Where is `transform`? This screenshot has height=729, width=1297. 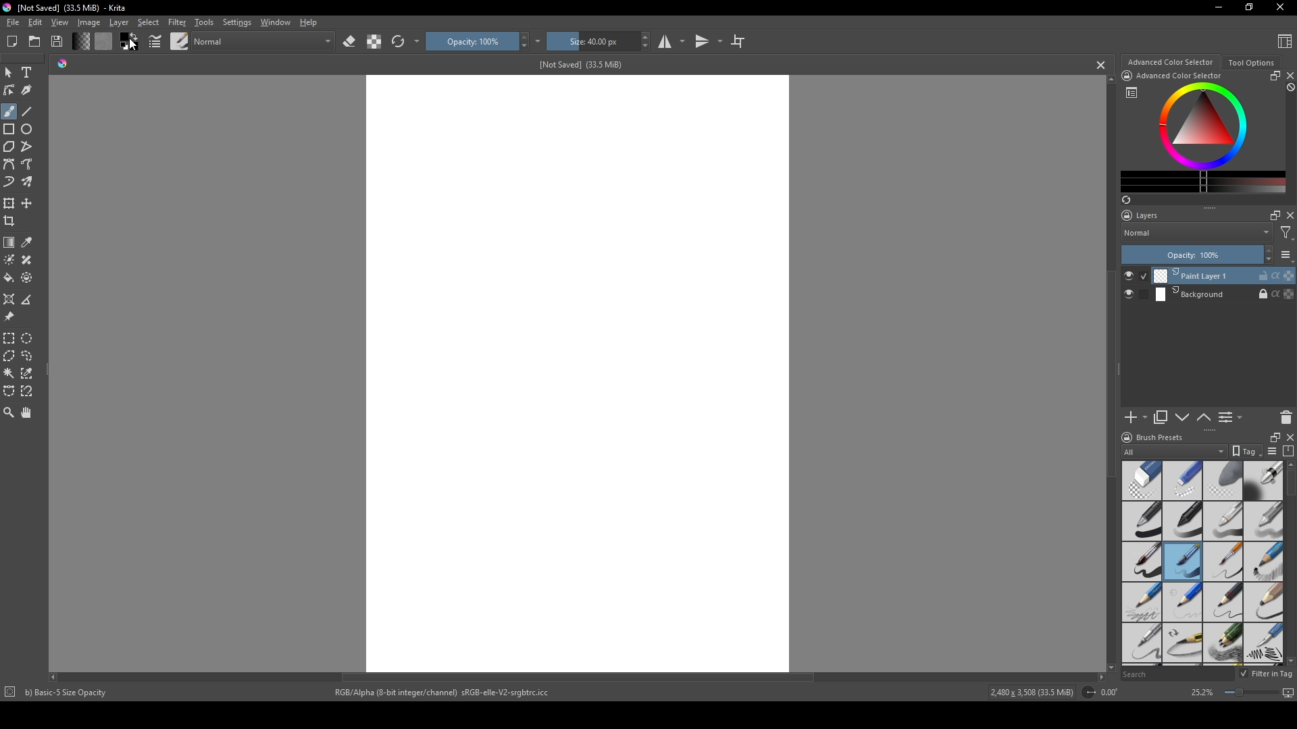
transform is located at coordinates (9, 202).